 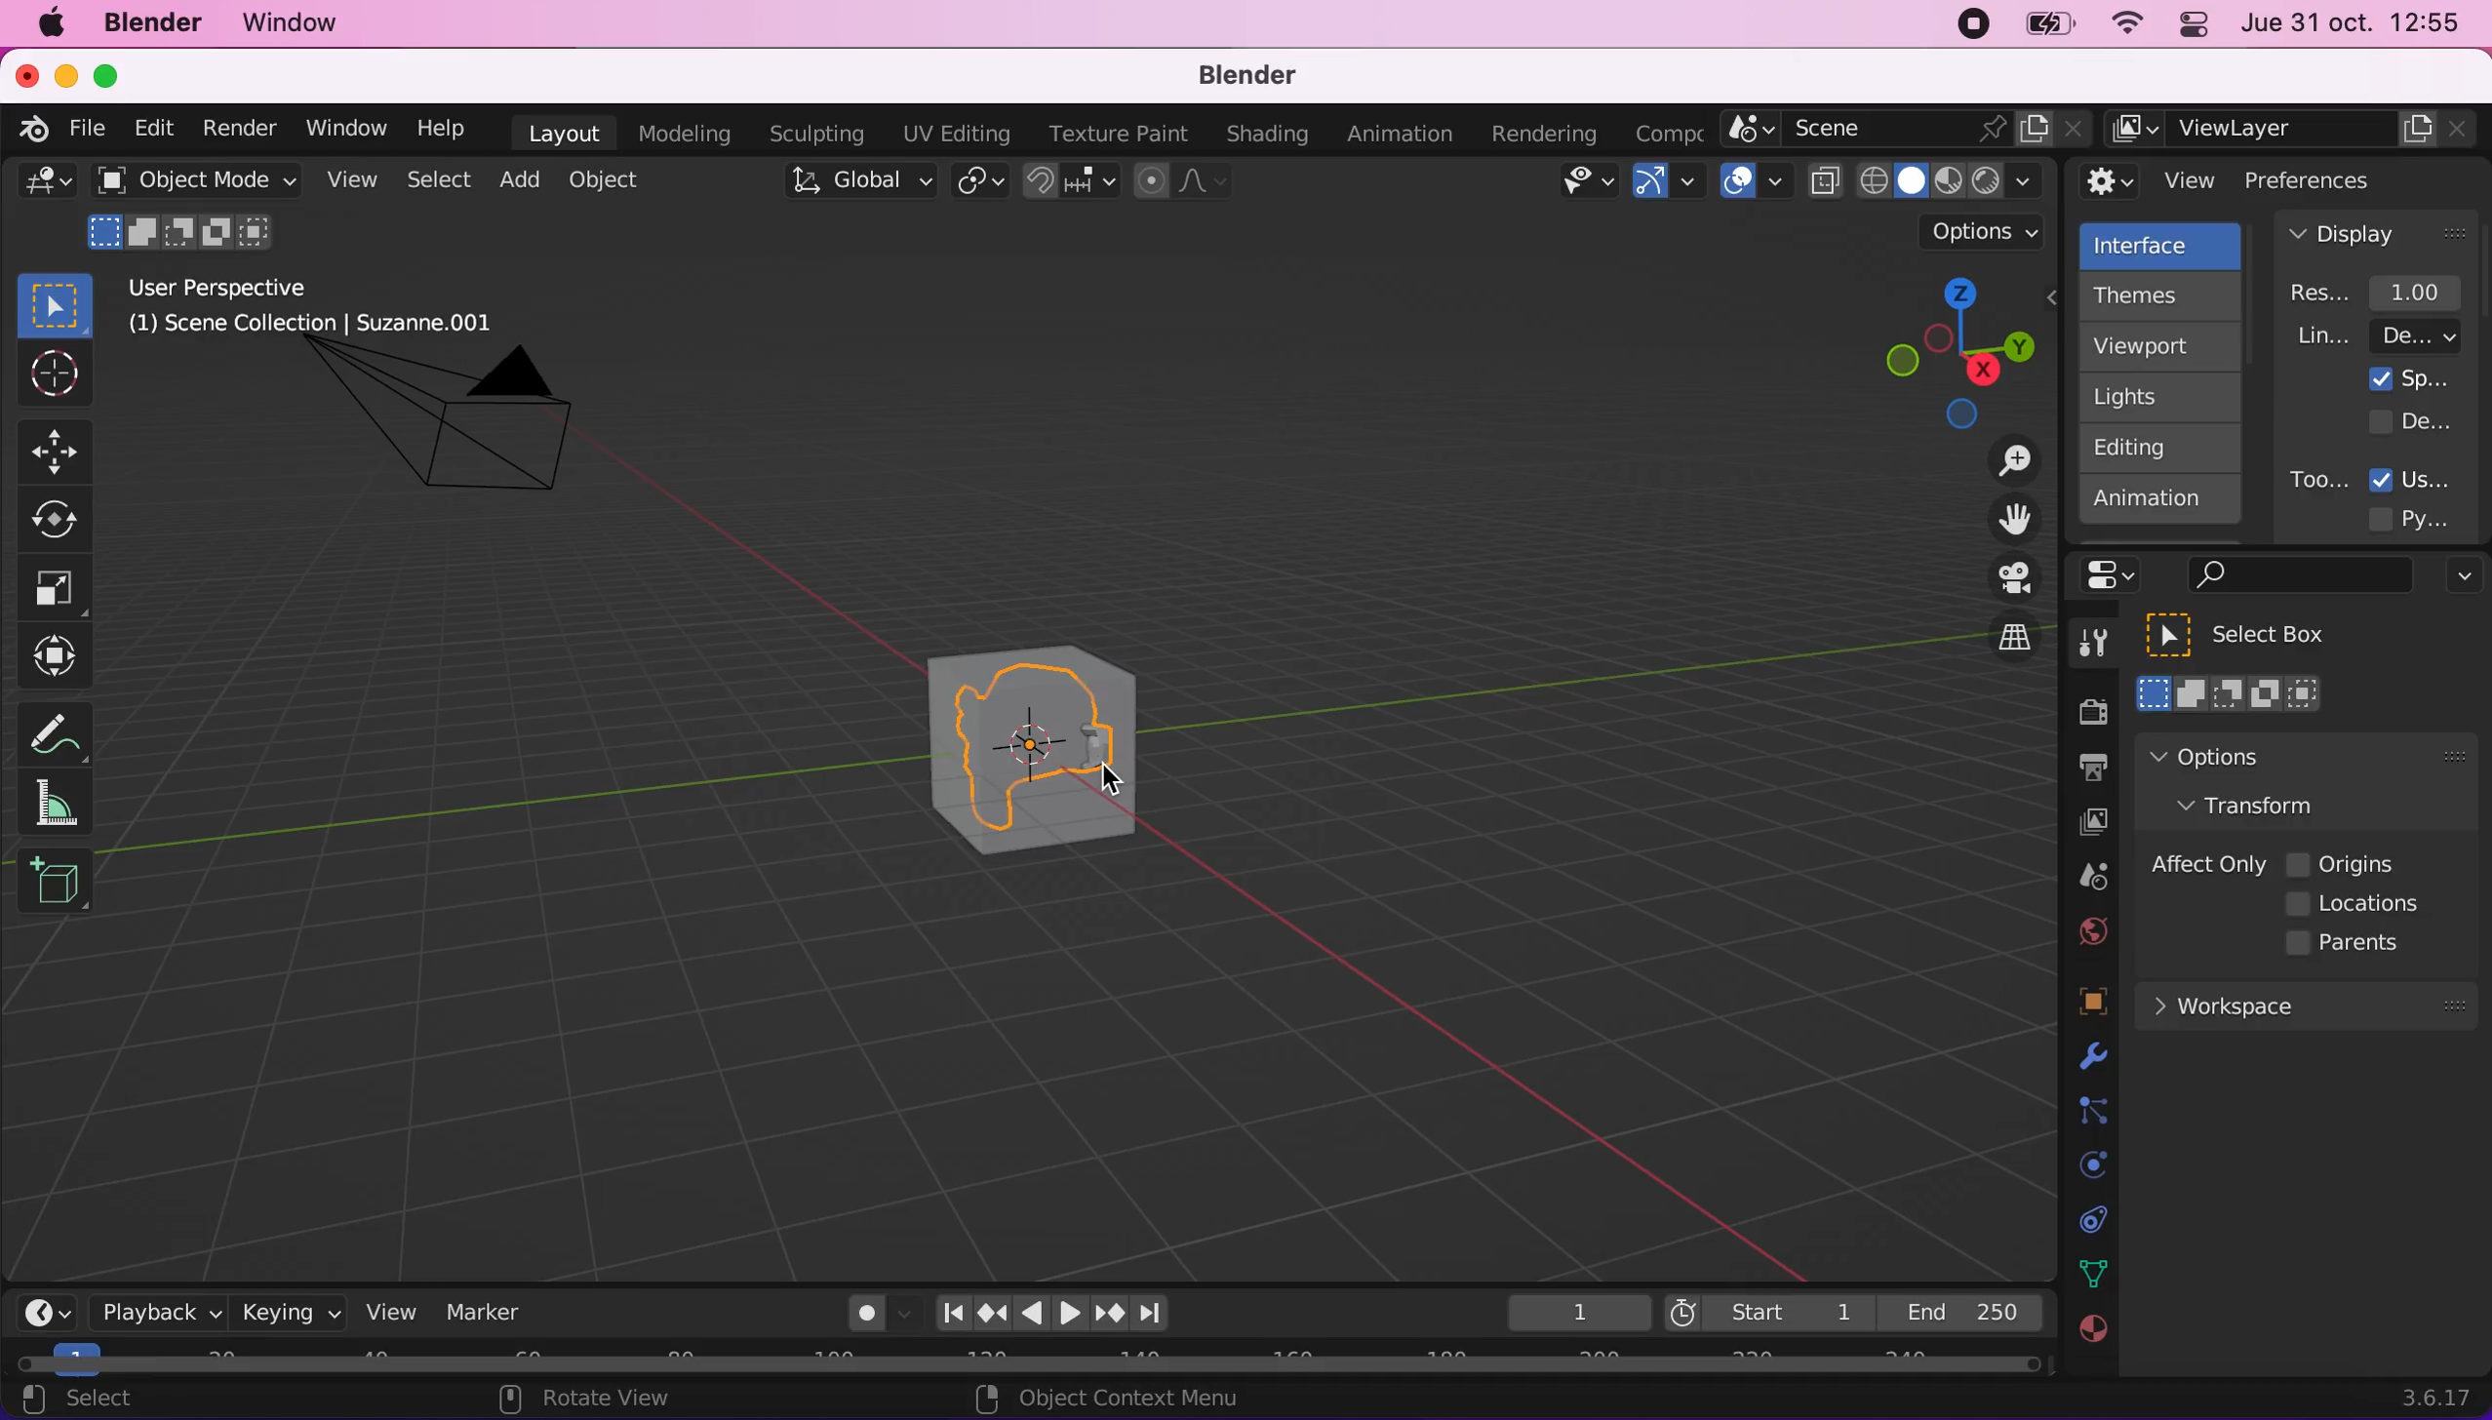 What do you see at coordinates (63, 729) in the screenshot?
I see `annotate` at bounding box center [63, 729].